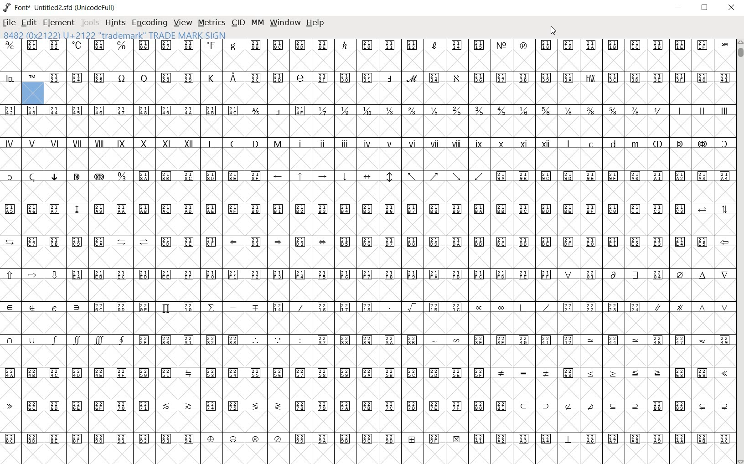 This screenshot has width=744, height=464. What do you see at coordinates (257, 24) in the screenshot?
I see `MM` at bounding box center [257, 24].